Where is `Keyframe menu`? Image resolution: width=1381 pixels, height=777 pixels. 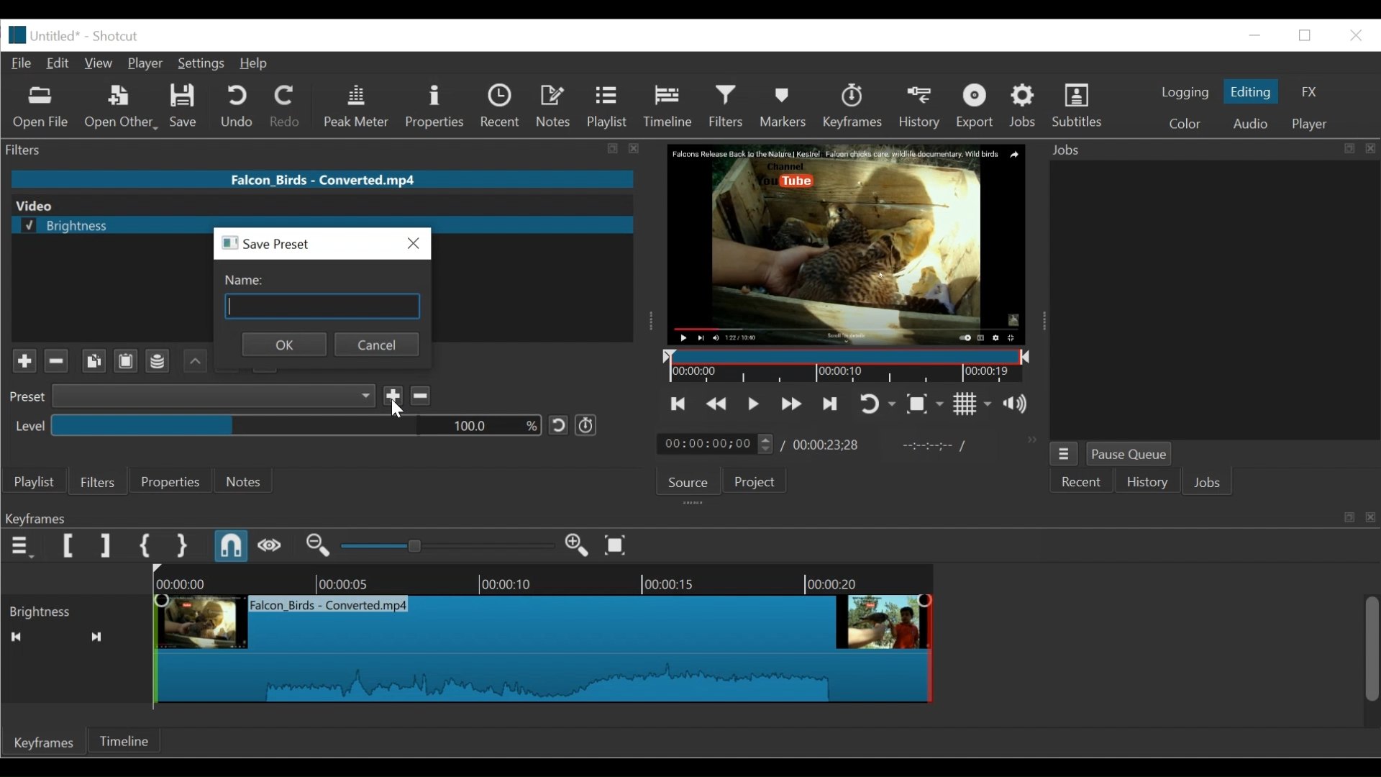 Keyframe menu is located at coordinates (22, 546).